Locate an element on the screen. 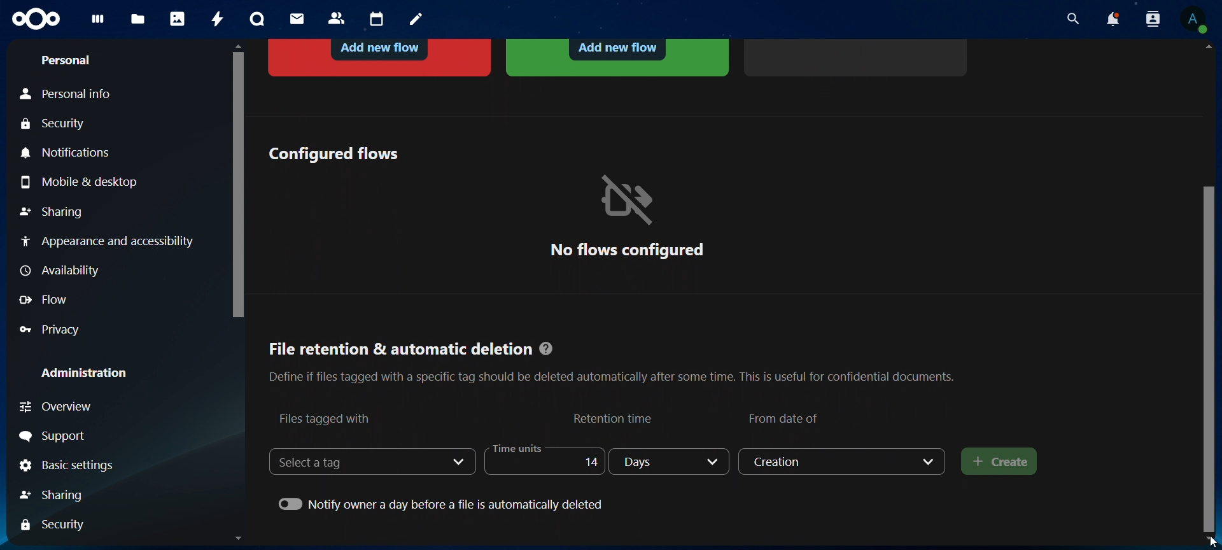  scrollbar is located at coordinates (1211, 356).